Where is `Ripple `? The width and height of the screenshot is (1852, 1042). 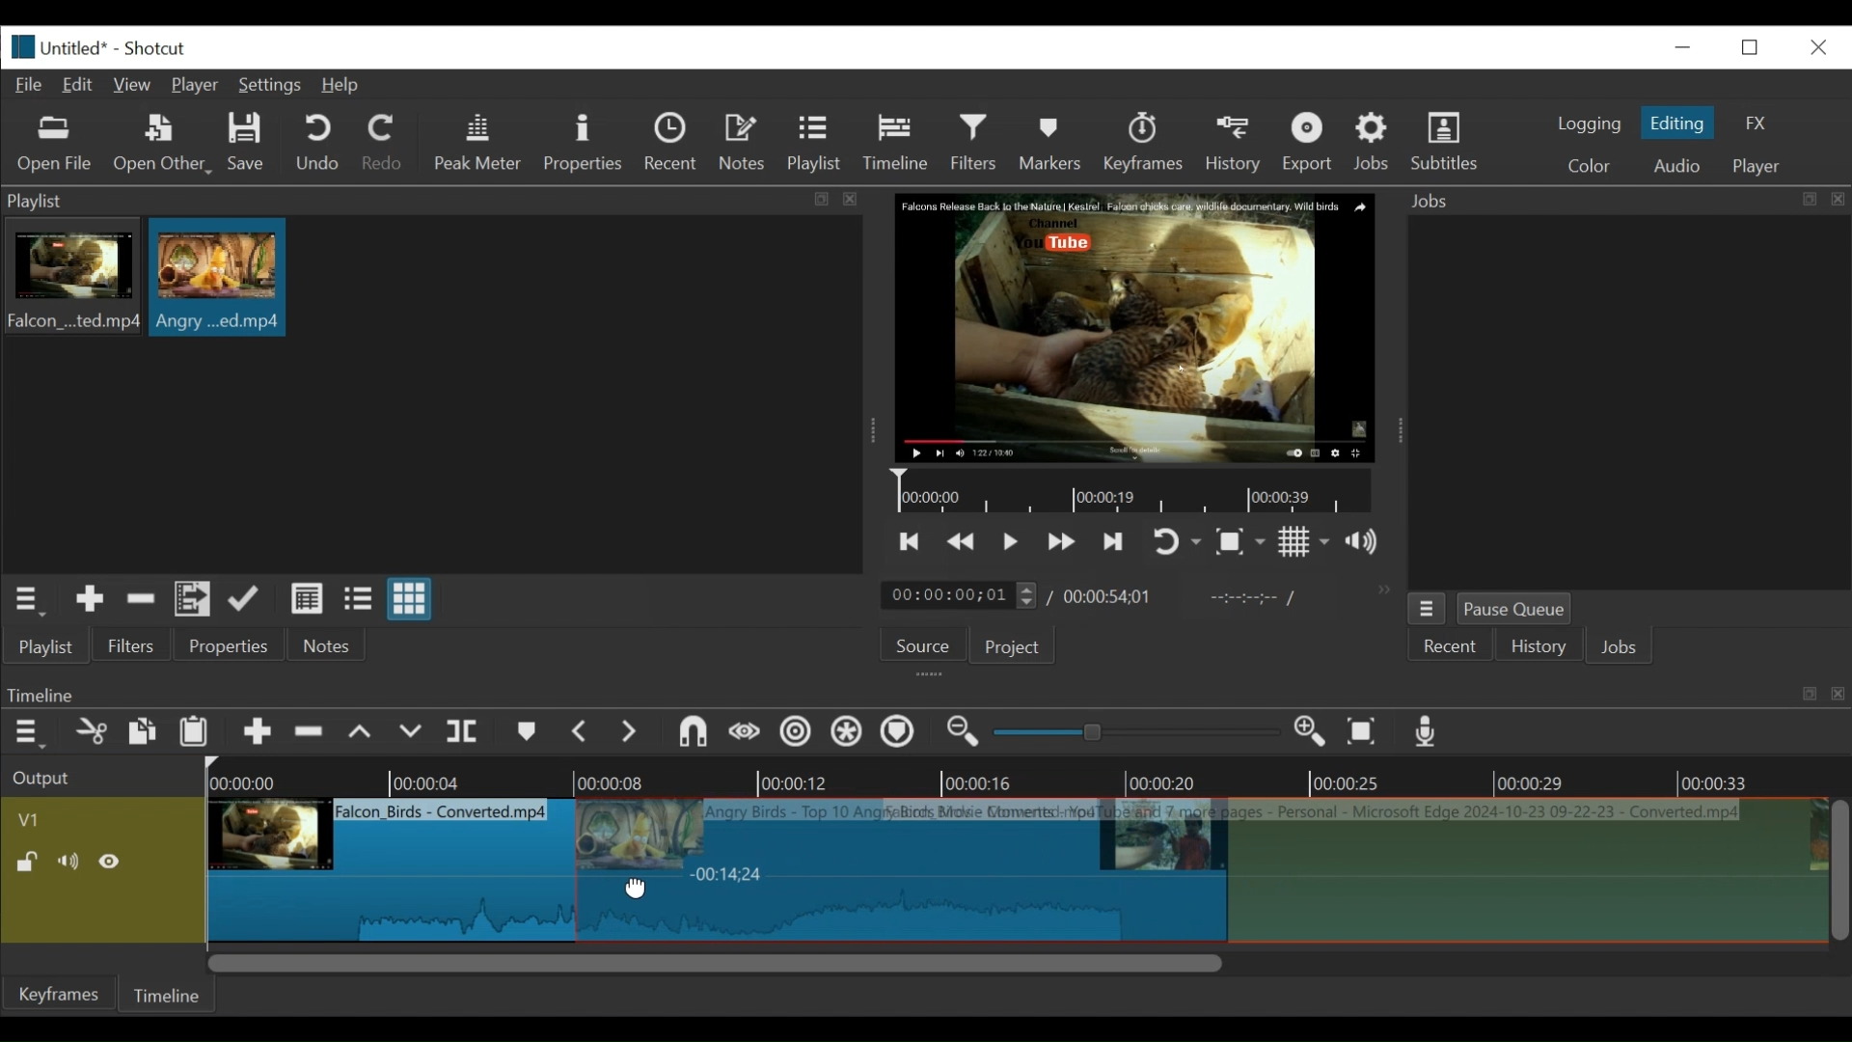
Ripple  is located at coordinates (796, 734).